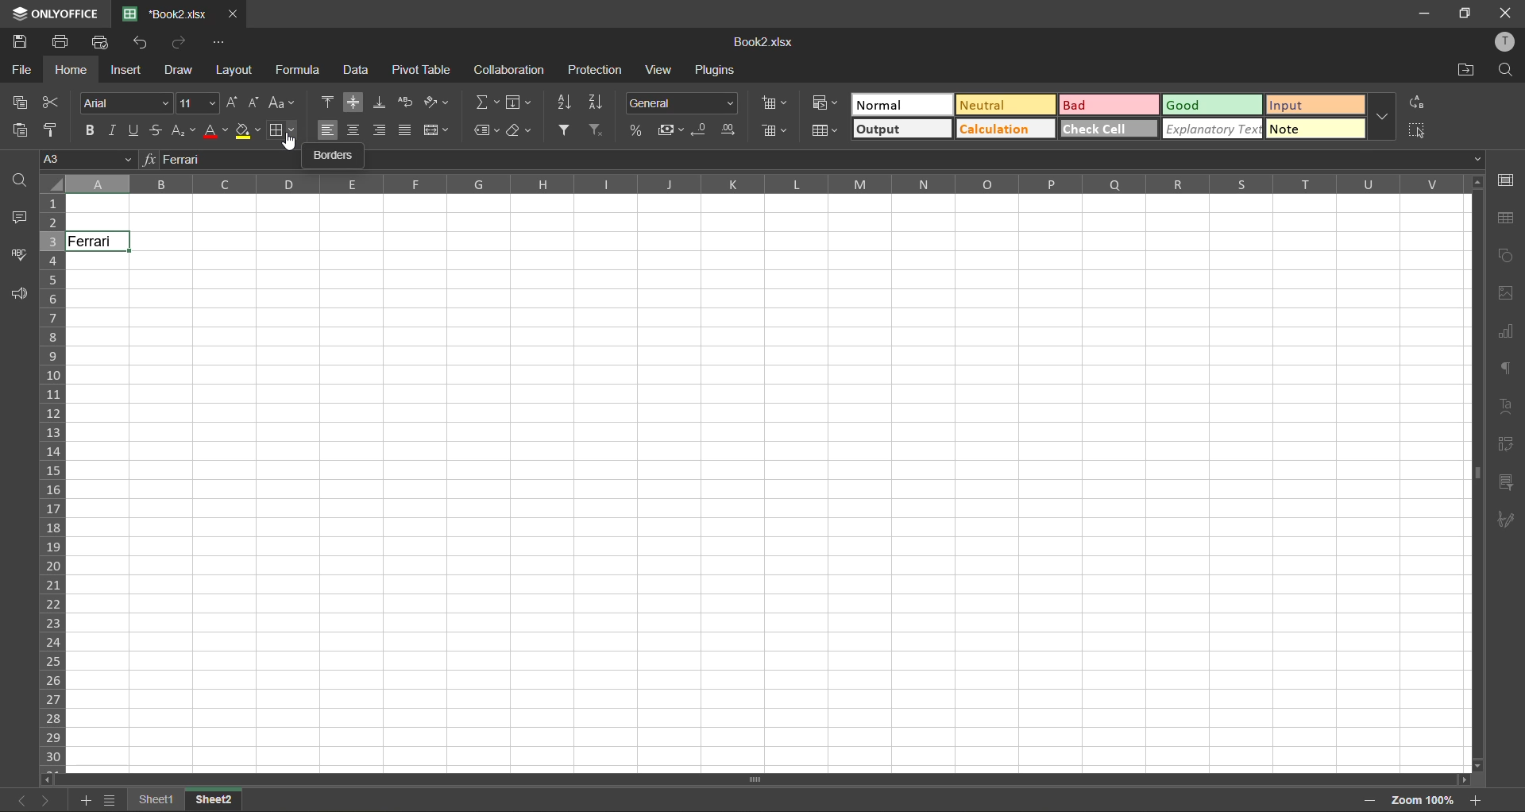 The width and height of the screenshot is (1525, 812). I want to click on increment size, so click(234, 102).